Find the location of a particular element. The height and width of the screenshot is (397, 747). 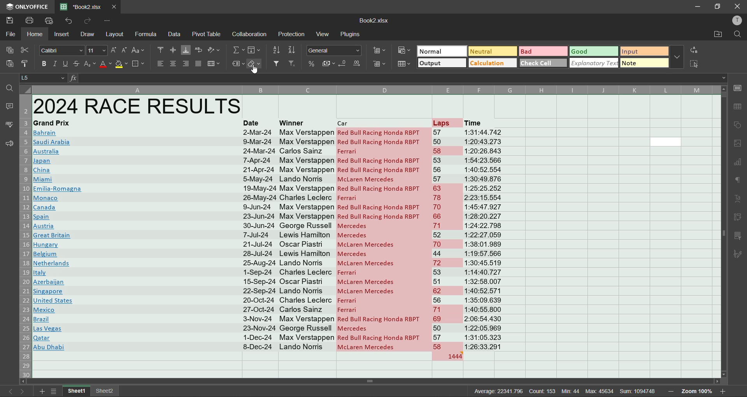

zoom in is located at coordinates (724, 390).